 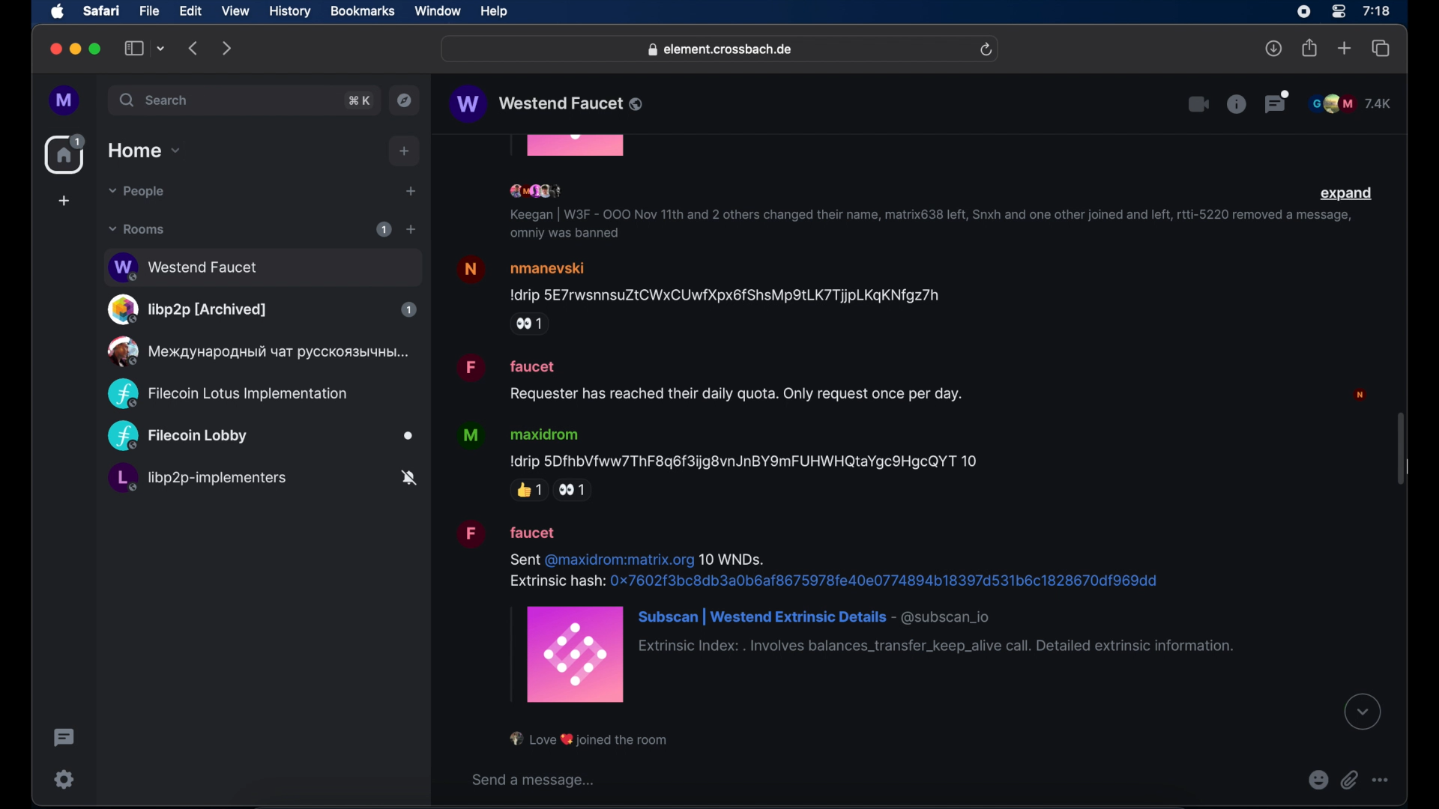 I want to click on thread activity, so click(x=65, y=738).